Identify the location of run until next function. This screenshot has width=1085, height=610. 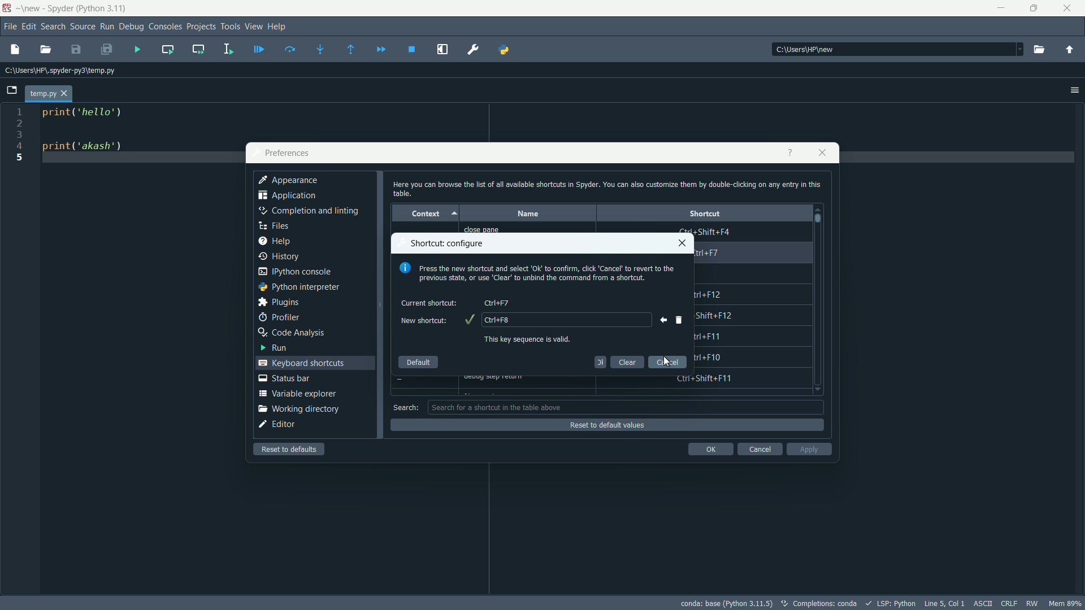
(351, 50).